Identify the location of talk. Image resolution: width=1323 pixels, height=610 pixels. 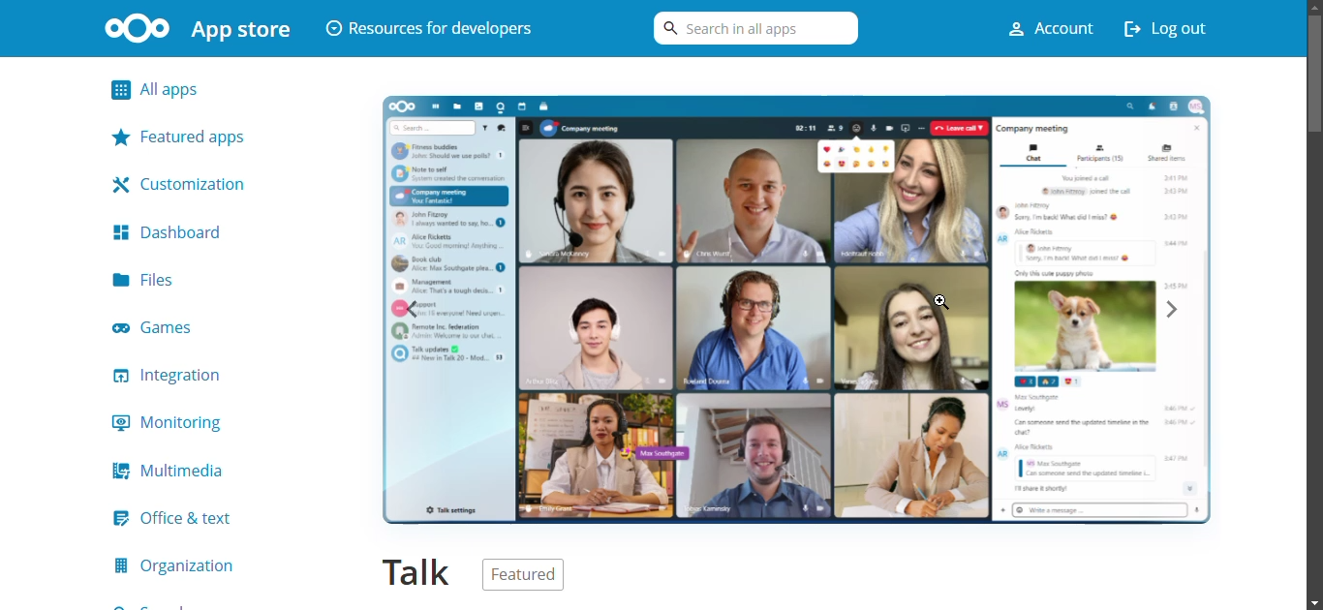
(413, 569).